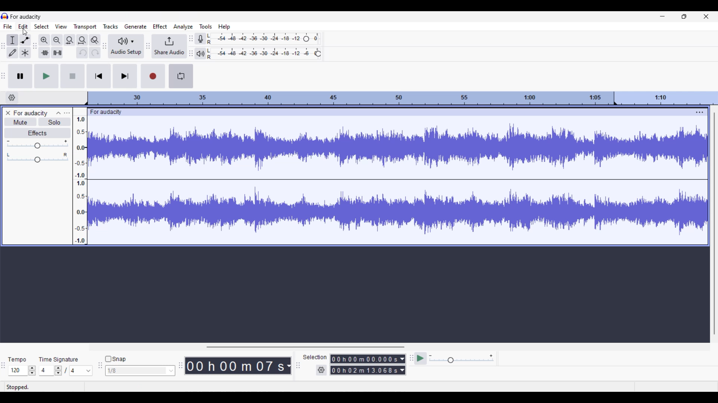  What do you see at coordinates (19, 386) in the screenshot?
I see `stopped` at bounding box center [19, 386].